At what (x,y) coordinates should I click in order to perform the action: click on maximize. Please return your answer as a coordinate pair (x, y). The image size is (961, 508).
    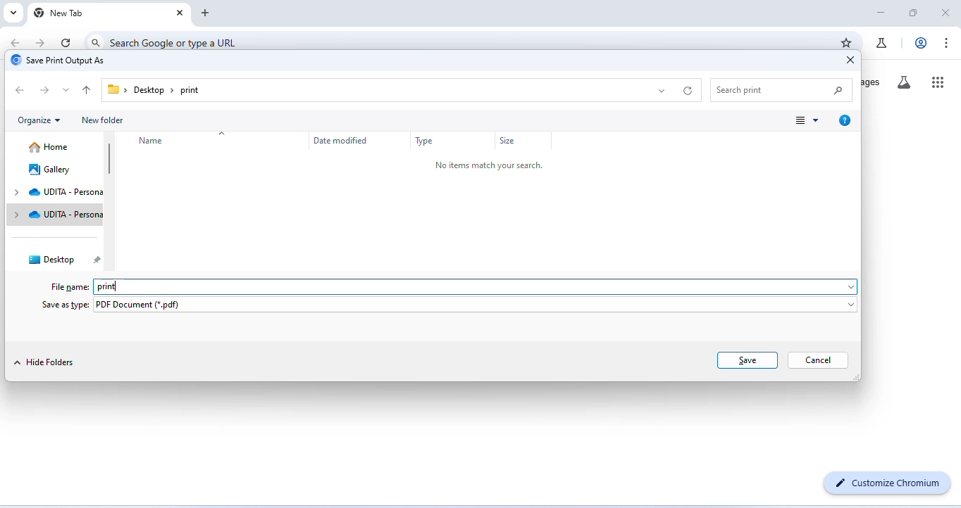
    Looking at the image, I should click on (912, 13).